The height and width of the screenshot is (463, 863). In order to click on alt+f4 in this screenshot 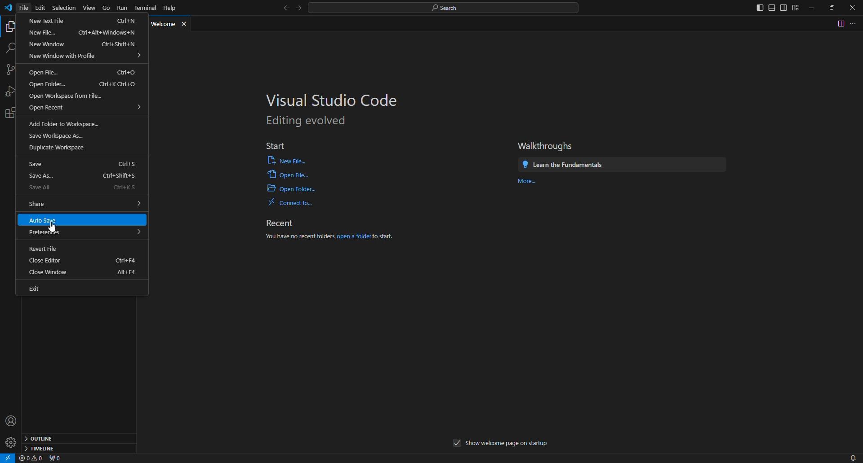, I will do `click(126, 273)`.